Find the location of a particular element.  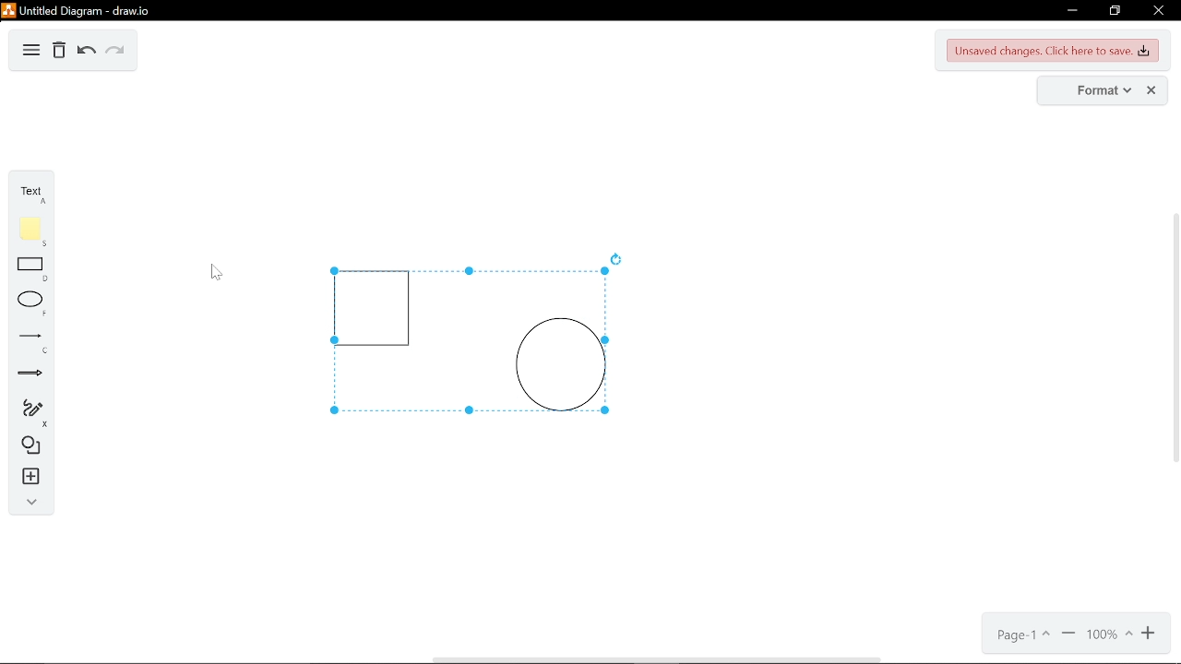

minimize is located at coordinates (1070, 12).